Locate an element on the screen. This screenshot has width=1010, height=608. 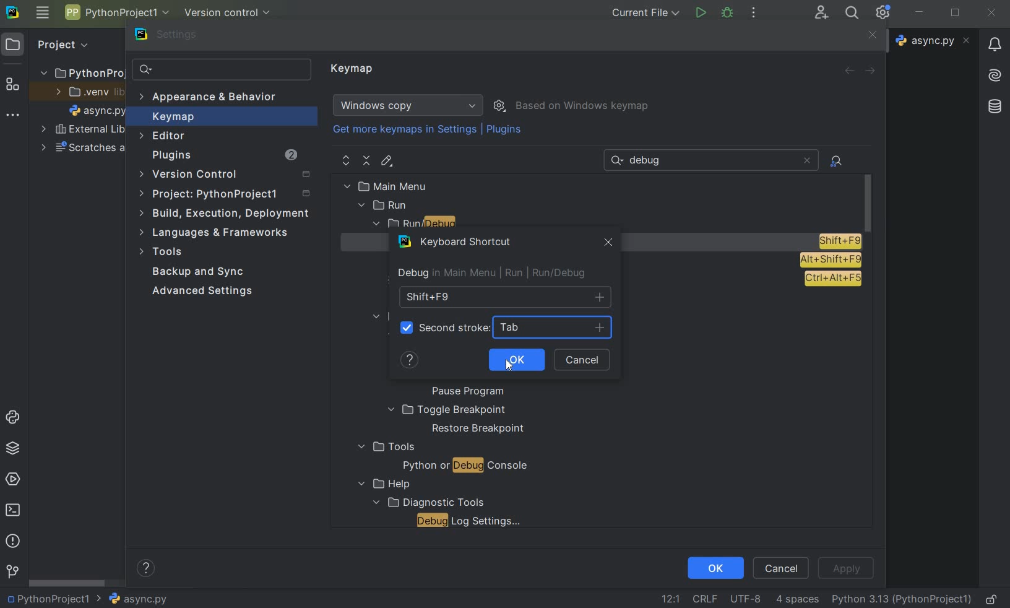
system logo is located at coordinates (12, 11).